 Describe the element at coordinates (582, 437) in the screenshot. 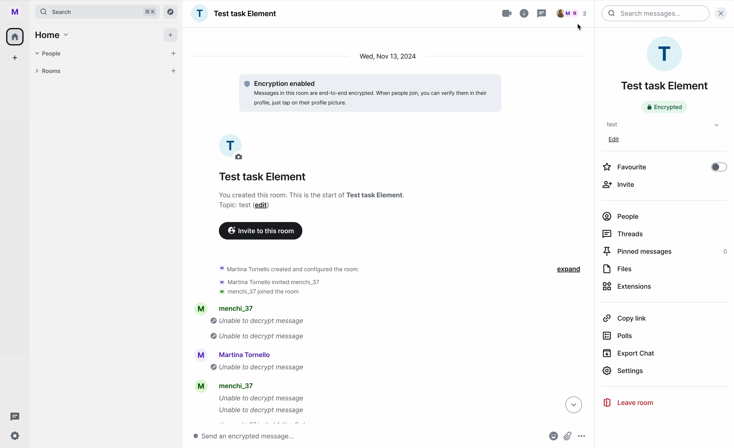

I see `more options` at that location.